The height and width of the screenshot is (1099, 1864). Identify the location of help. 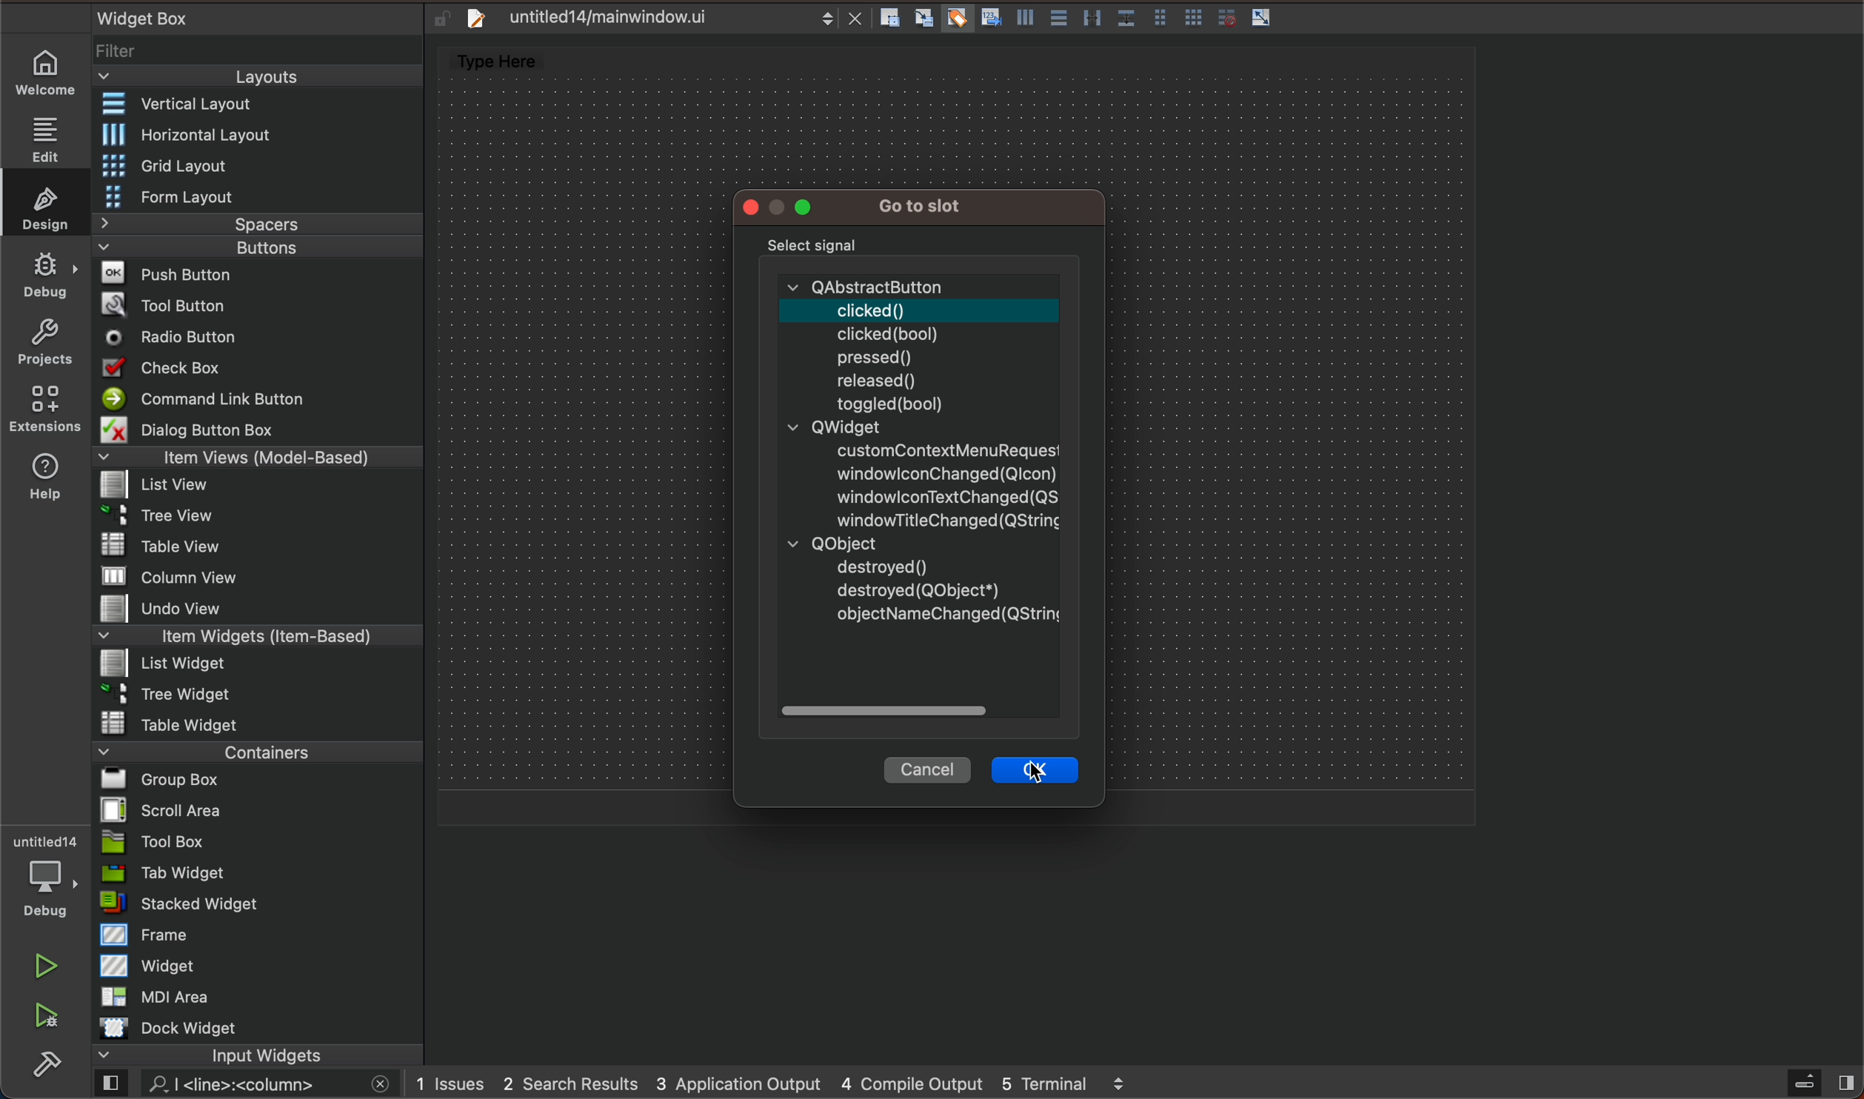
(44, 476).